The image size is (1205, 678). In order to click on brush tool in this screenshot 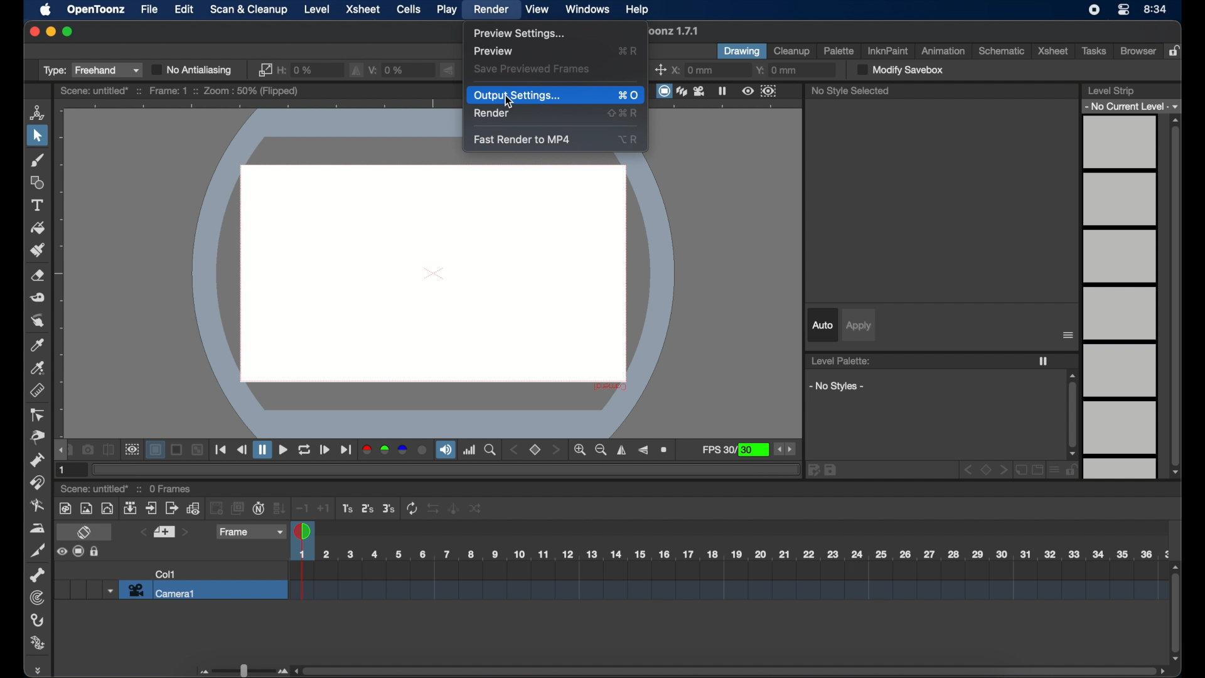, I will do `click(38, 160)`.